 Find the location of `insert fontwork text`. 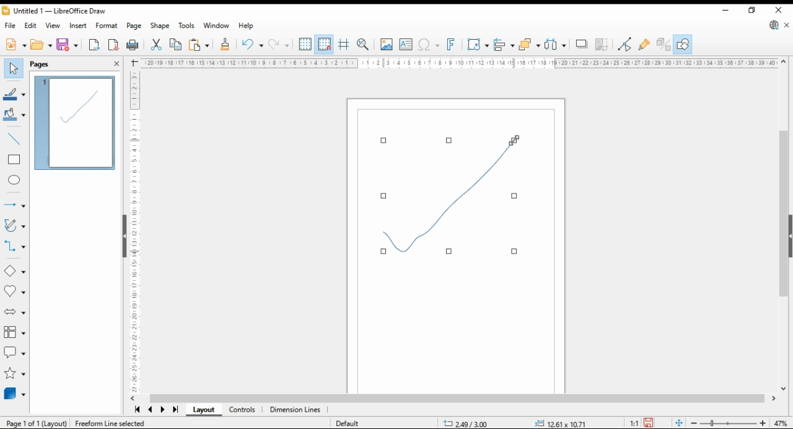

insert fontwork text is located at coordinates (450, 45).